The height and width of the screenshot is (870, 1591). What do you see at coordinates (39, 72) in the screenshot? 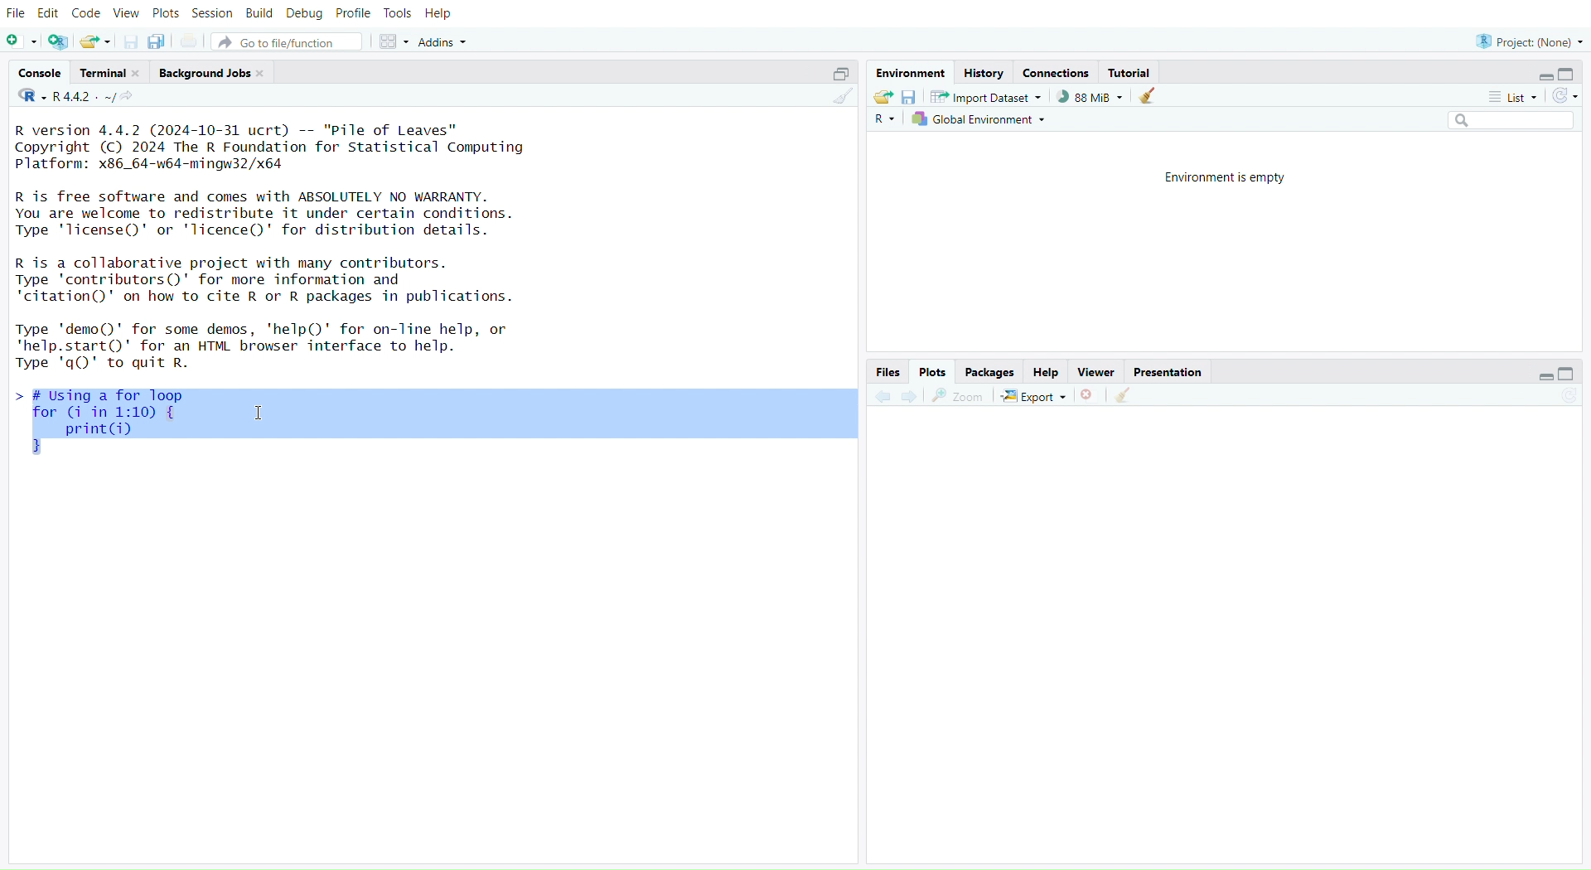
I see `console` at bounding box center [39, 72].